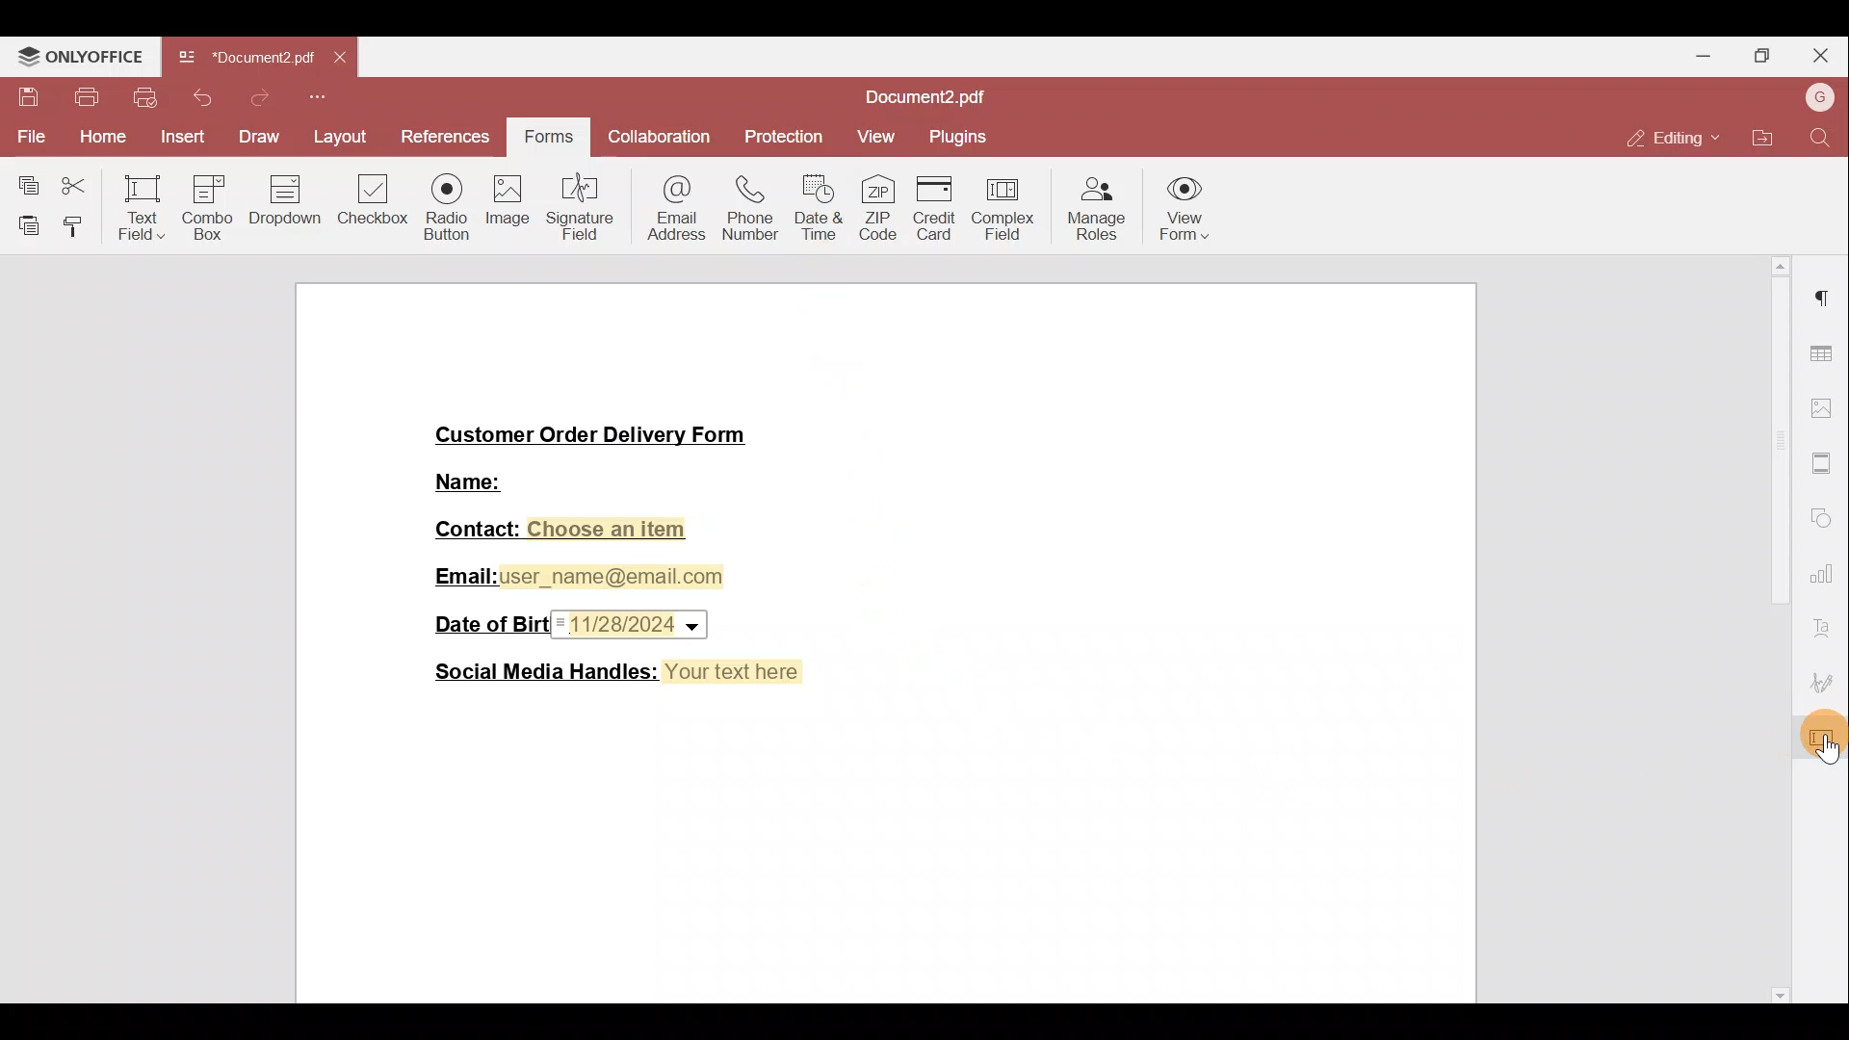 The height and width of the screenshot is (1040, 1849). Describe the element at coordinates (1826, 354) in the screenshot. I see `Table settings` at that location.